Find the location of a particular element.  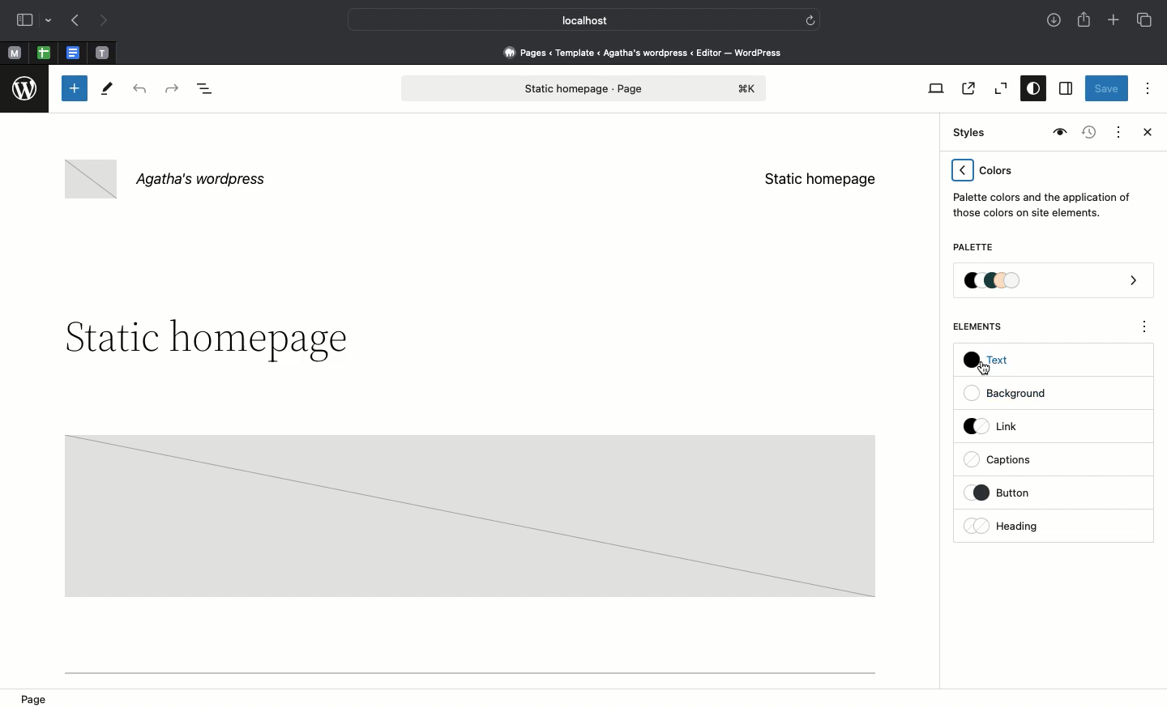

Palette is located at coordinates (1054, 282).